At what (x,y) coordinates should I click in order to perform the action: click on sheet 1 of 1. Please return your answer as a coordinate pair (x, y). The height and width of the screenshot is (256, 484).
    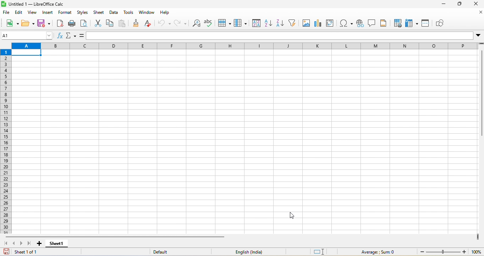
    Looking at the image, I should click on (24, 251).